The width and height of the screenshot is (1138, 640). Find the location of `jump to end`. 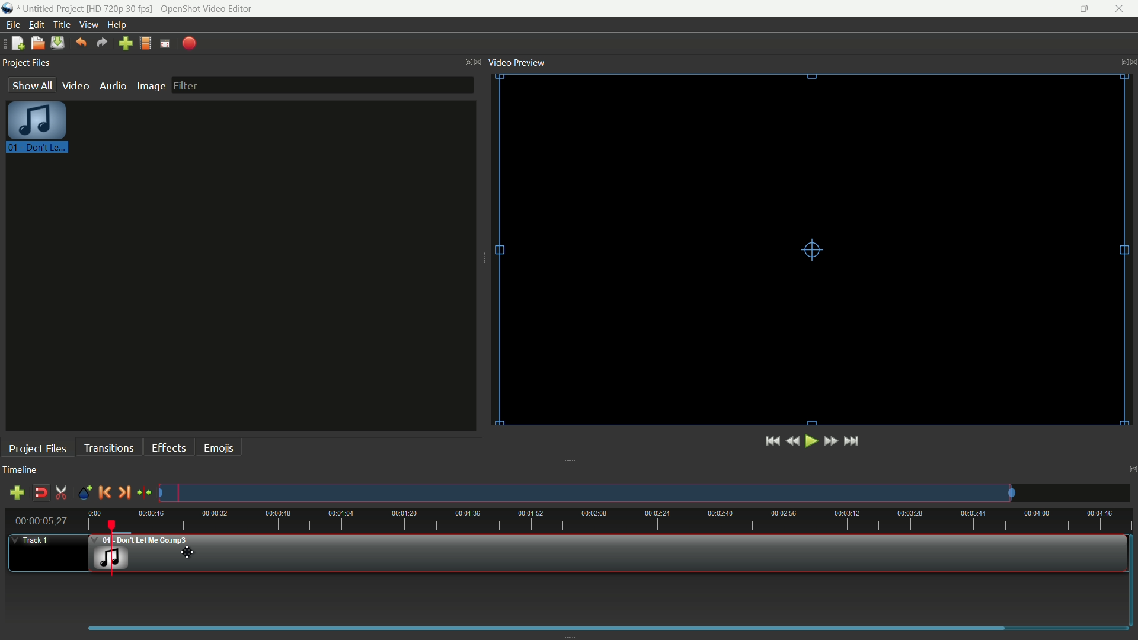

jump to end is located at coordinates (853, 441).